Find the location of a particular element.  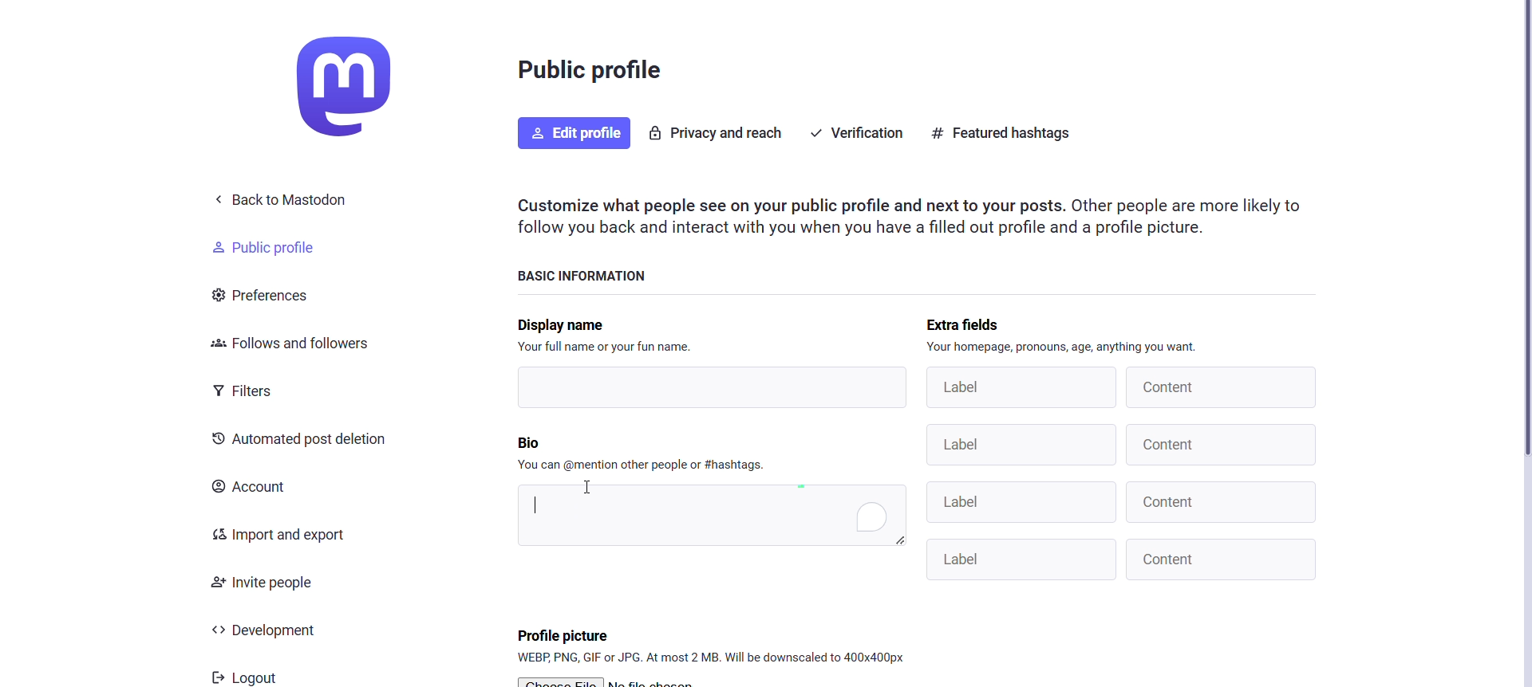

Verification is located at coordinates (855, 133).